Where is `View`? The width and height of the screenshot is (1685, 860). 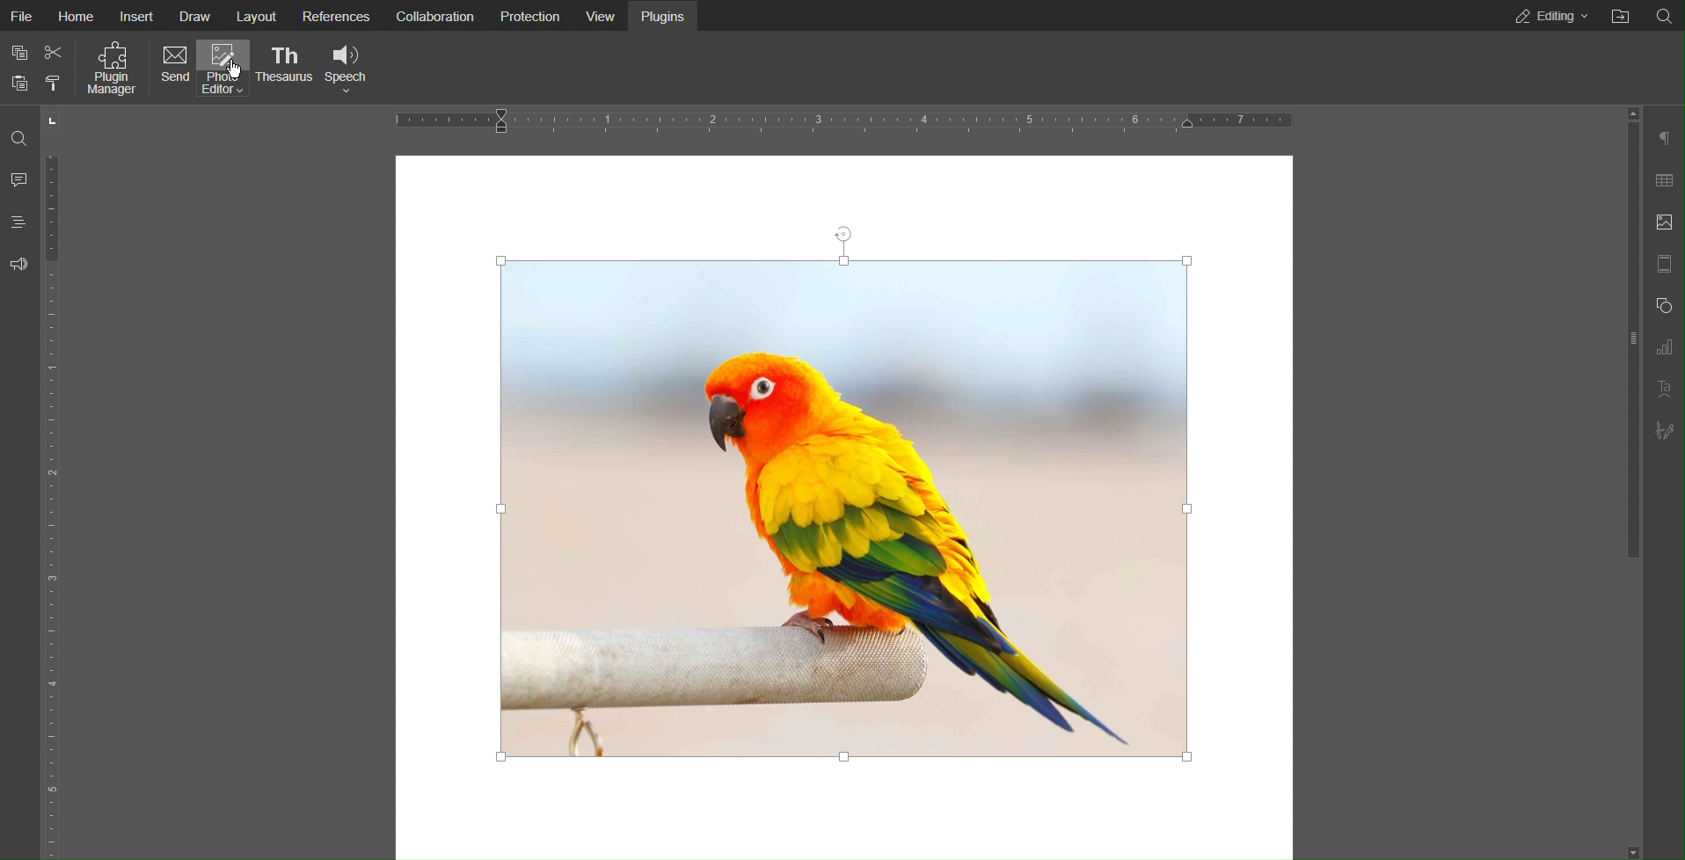
View is located at coordinates (599, 15).